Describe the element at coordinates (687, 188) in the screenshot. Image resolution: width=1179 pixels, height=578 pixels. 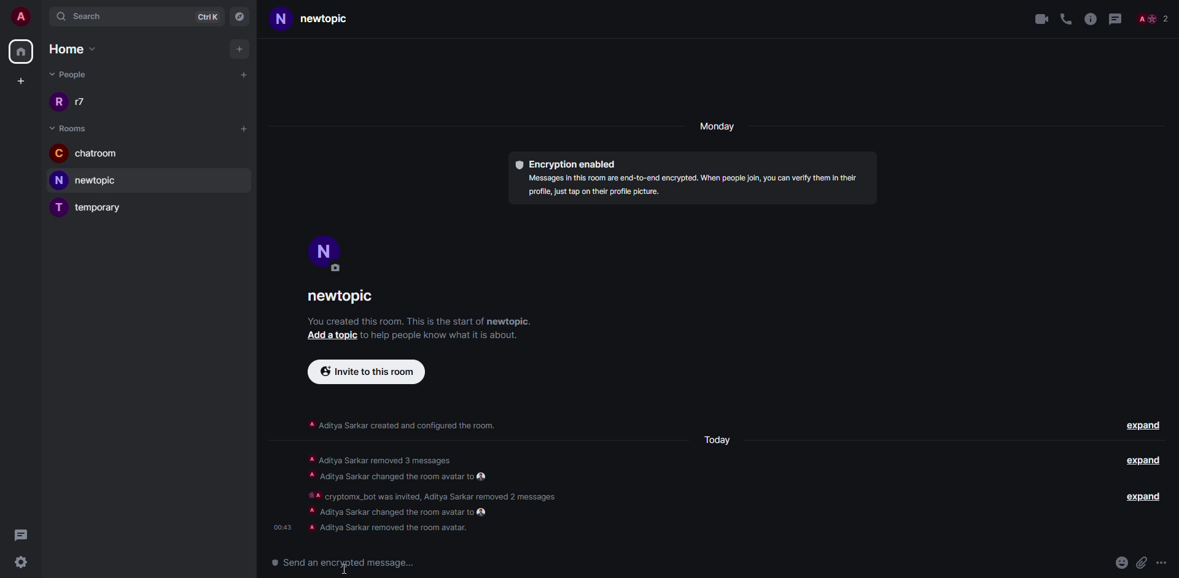
I see `Messages in this room are end-to-end encrypted. When people join, you can verify them In theirprofile, just tap on their profile picture.` at that location.